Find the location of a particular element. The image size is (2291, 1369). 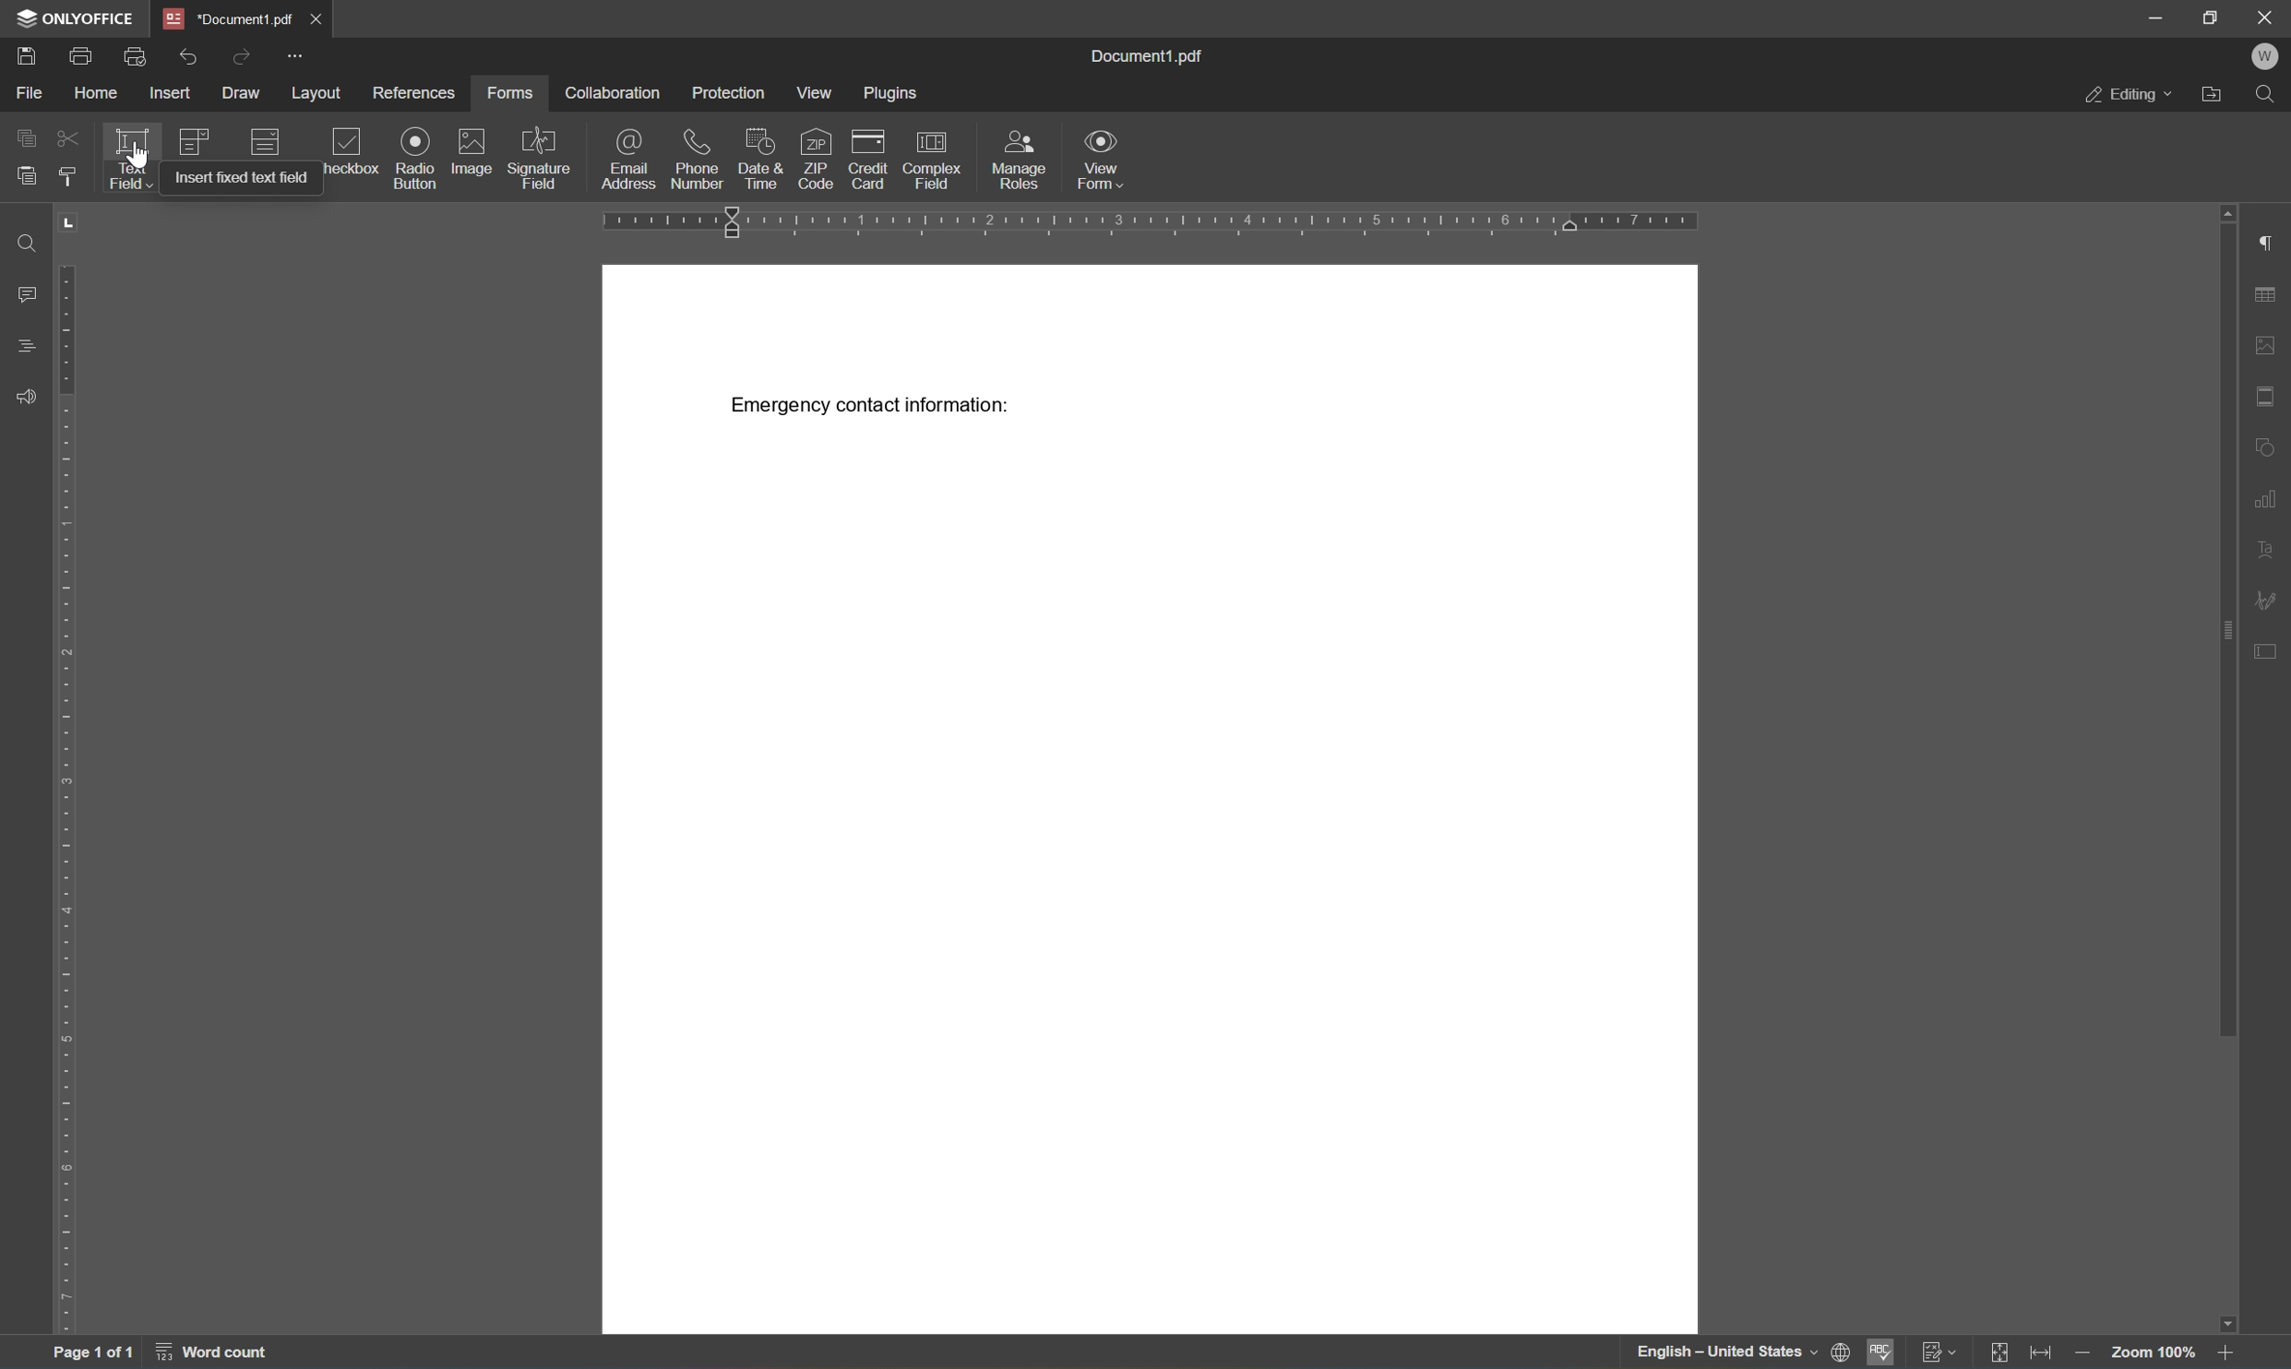

comments is located at coordinates (26, 296).